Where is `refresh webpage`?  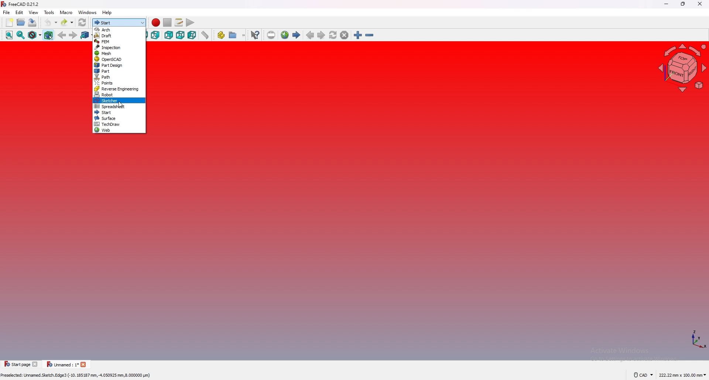 refresh webpage is located at coordinates (333, 34).